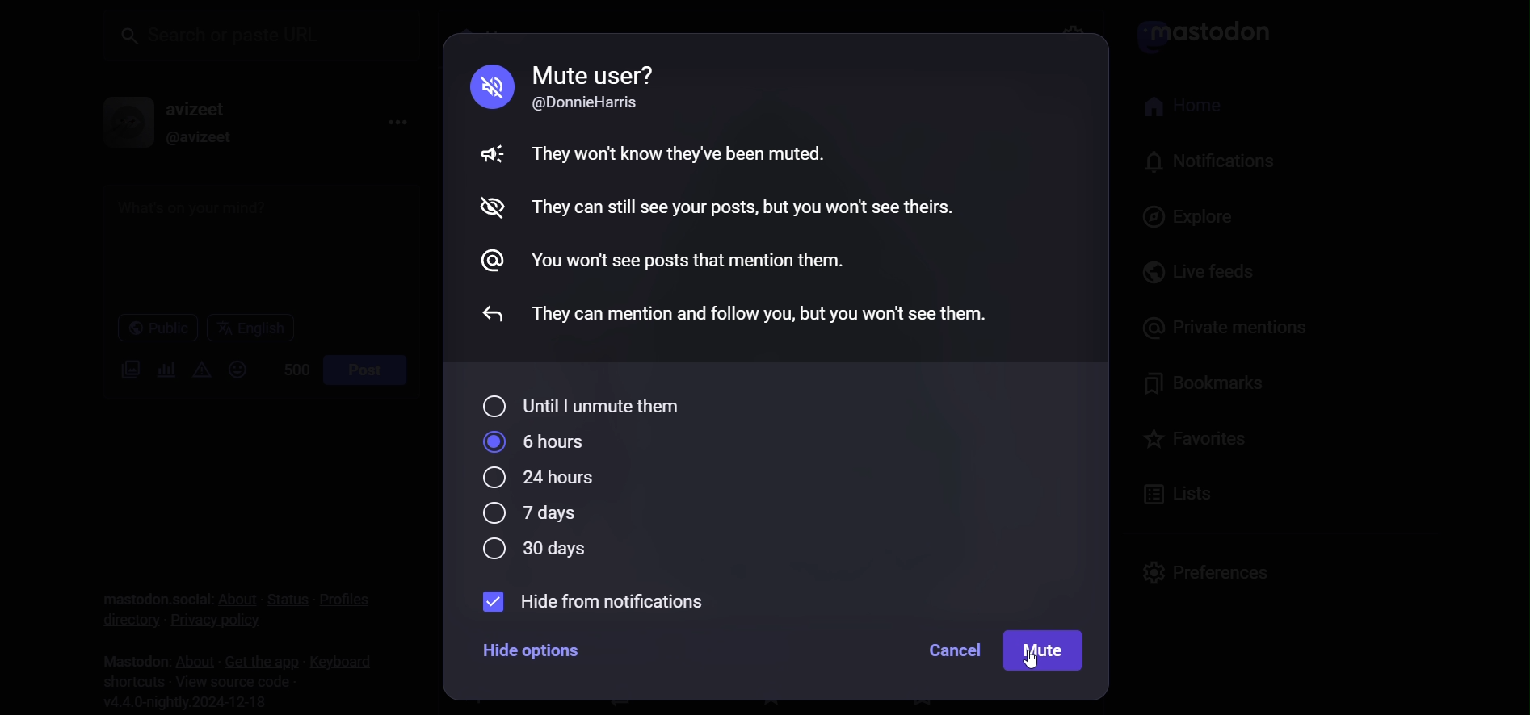 The width and height of the screenshot is (1530, 715). Describe the element at coordinates (489, 209) in the screenshot. I see `hide` at that location.